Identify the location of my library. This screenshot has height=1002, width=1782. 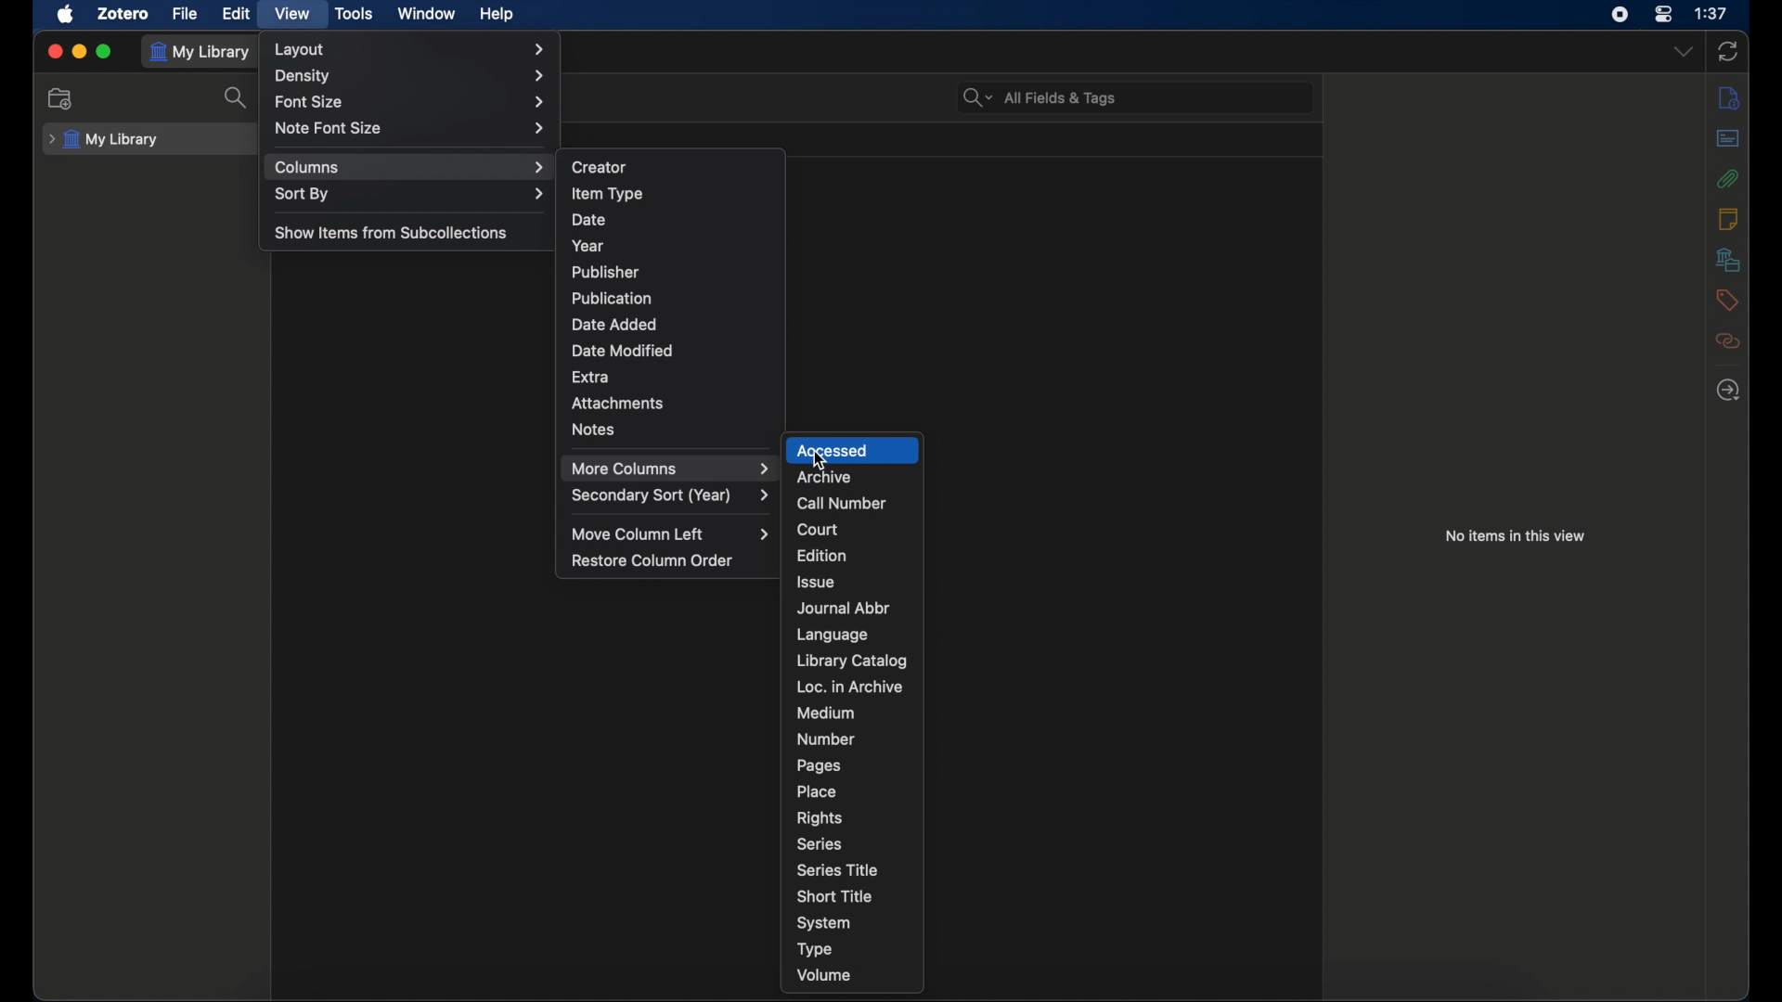
(104, 140).